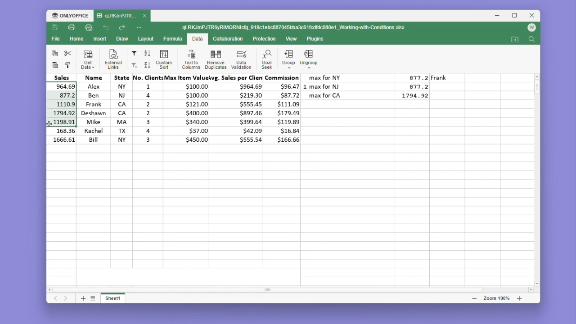 Image resolution: width=576 pixels, height=324 pixels. Describe the element at coordinates (378, 89) in the screenshot. I see `Data table` at that location.